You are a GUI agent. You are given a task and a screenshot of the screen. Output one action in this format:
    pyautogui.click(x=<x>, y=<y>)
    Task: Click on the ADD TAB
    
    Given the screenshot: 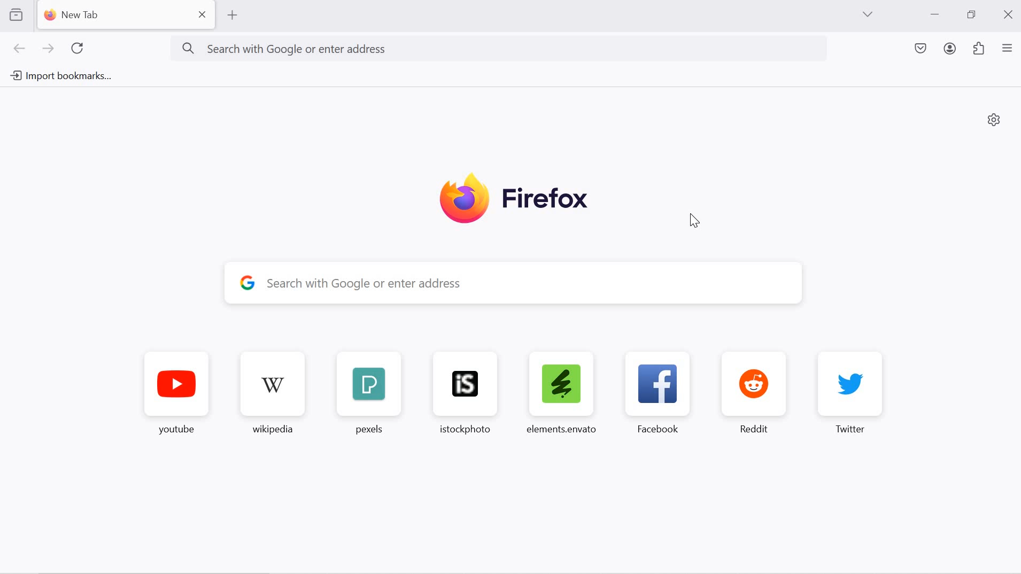 What is the action you would take?
    pyautogui.click(x=234, y=15)
    